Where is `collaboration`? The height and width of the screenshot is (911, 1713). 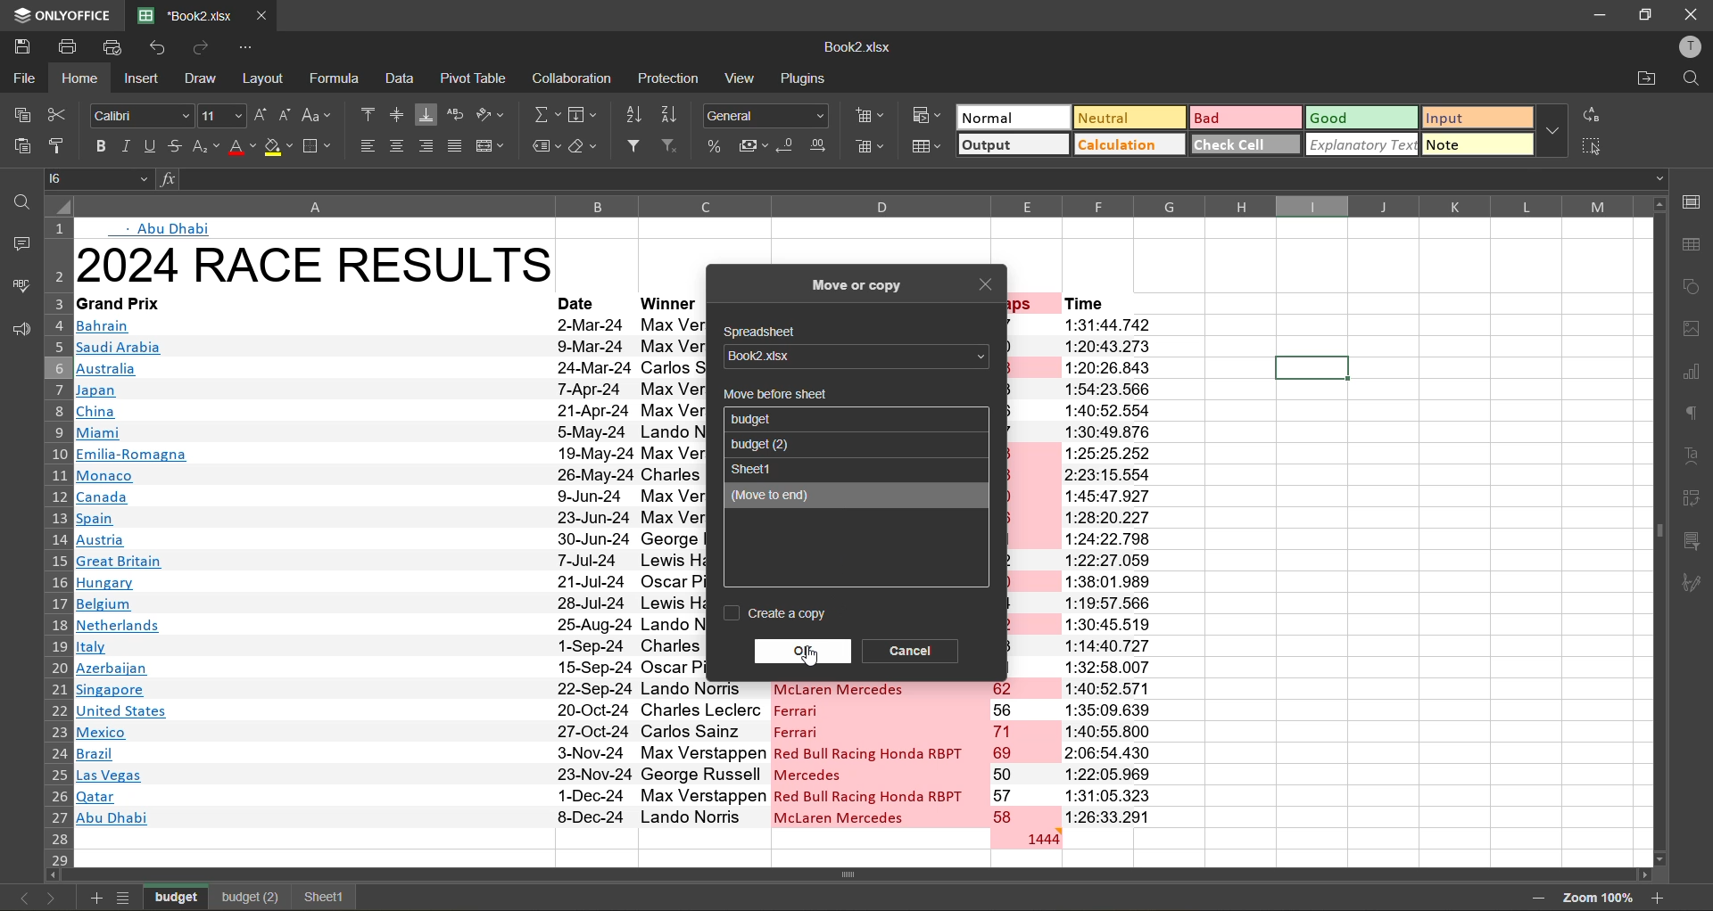
collaboration is located at coordinates (575, 79).